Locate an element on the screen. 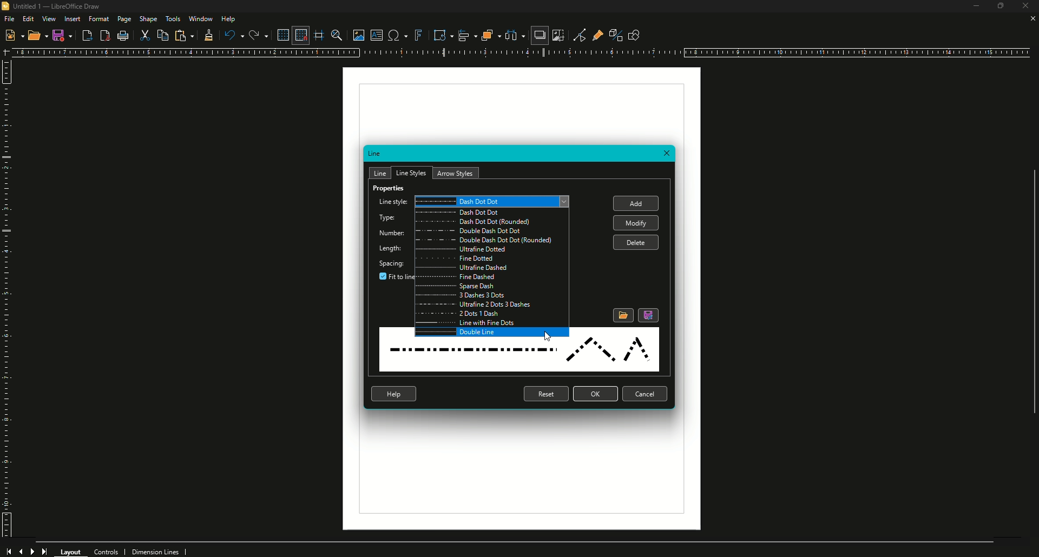 The image size is (1039, 557). Toggle Extrusion is located at coordinates (611, 34).